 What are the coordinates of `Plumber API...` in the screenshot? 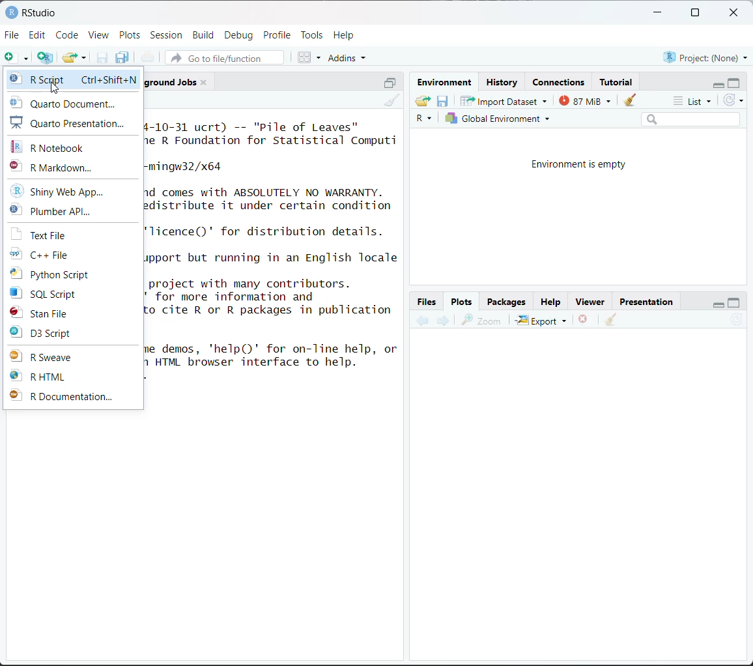 It's located at (53, 211).